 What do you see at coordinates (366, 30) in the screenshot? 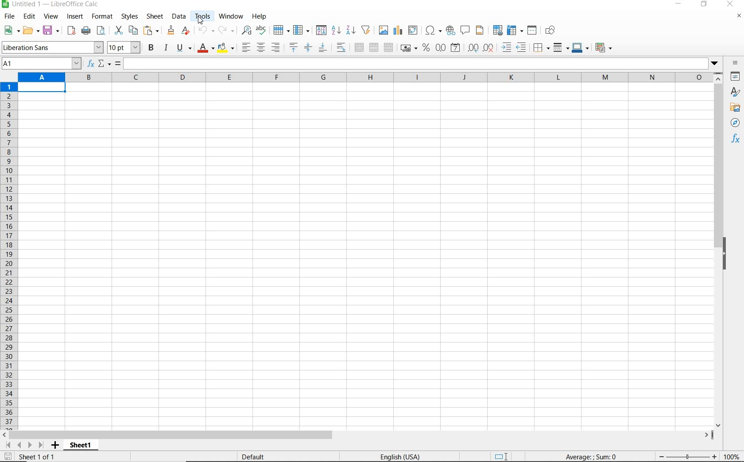
I see `autofilter` at bounding box center [366, 30].